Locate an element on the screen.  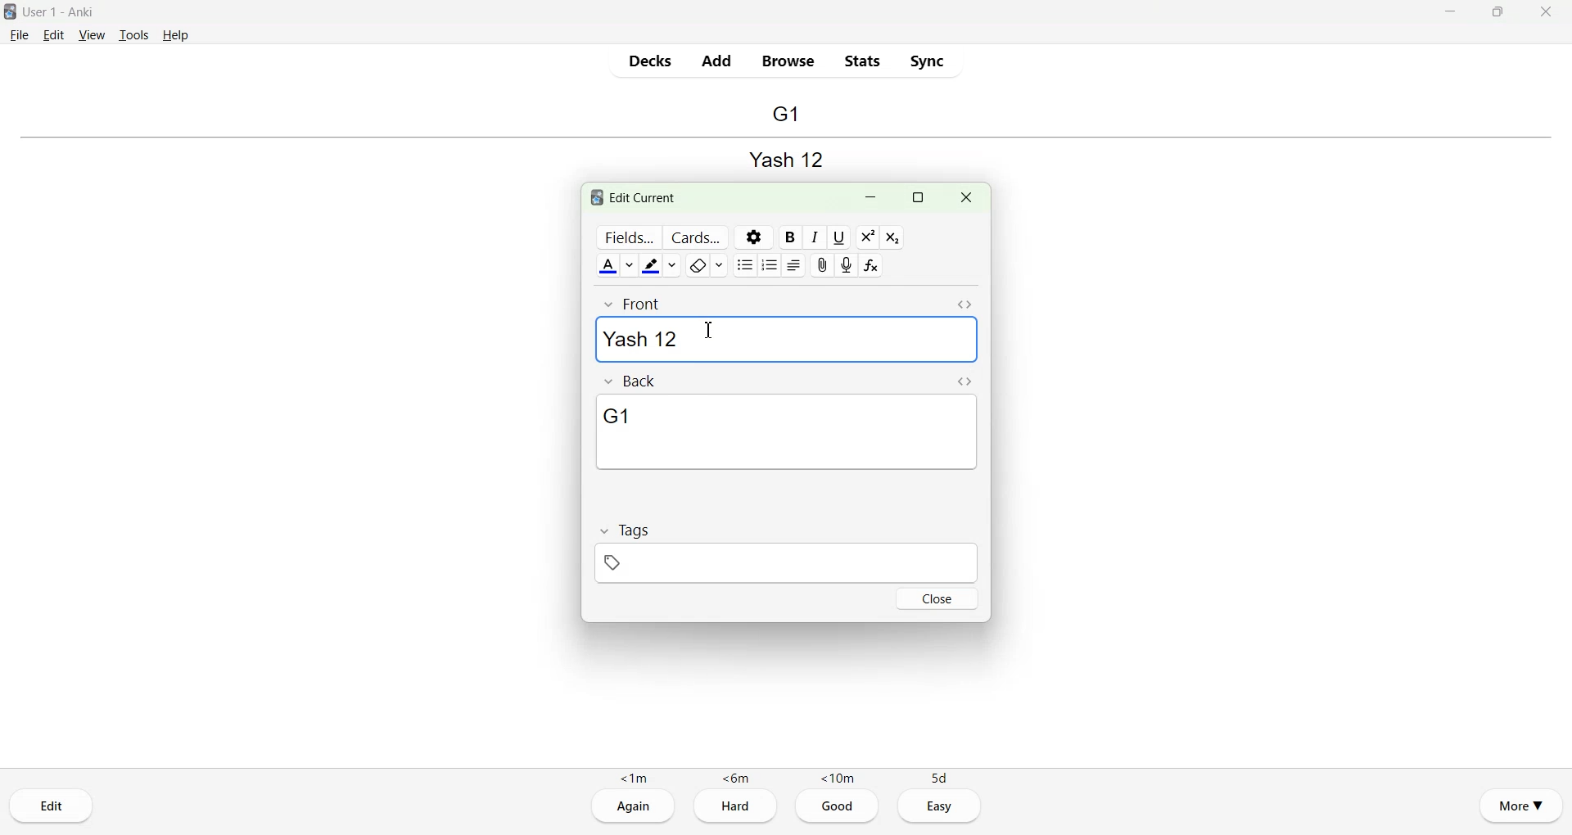
Toggle HTML Editor is located at coordinates (964, 381).